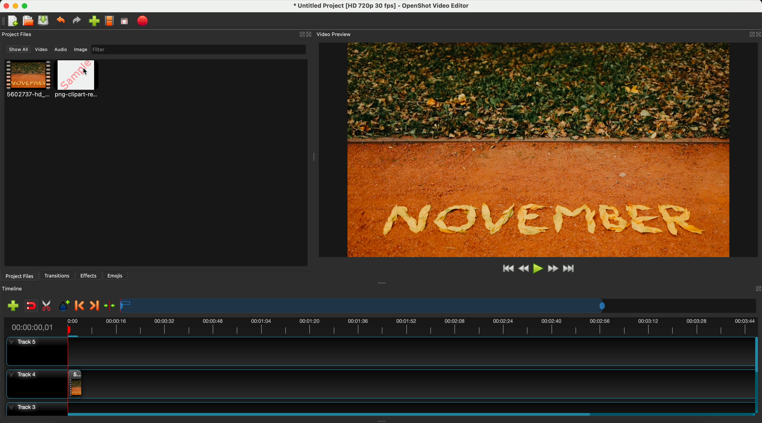  I want to click on track 4, so click(379, 383).